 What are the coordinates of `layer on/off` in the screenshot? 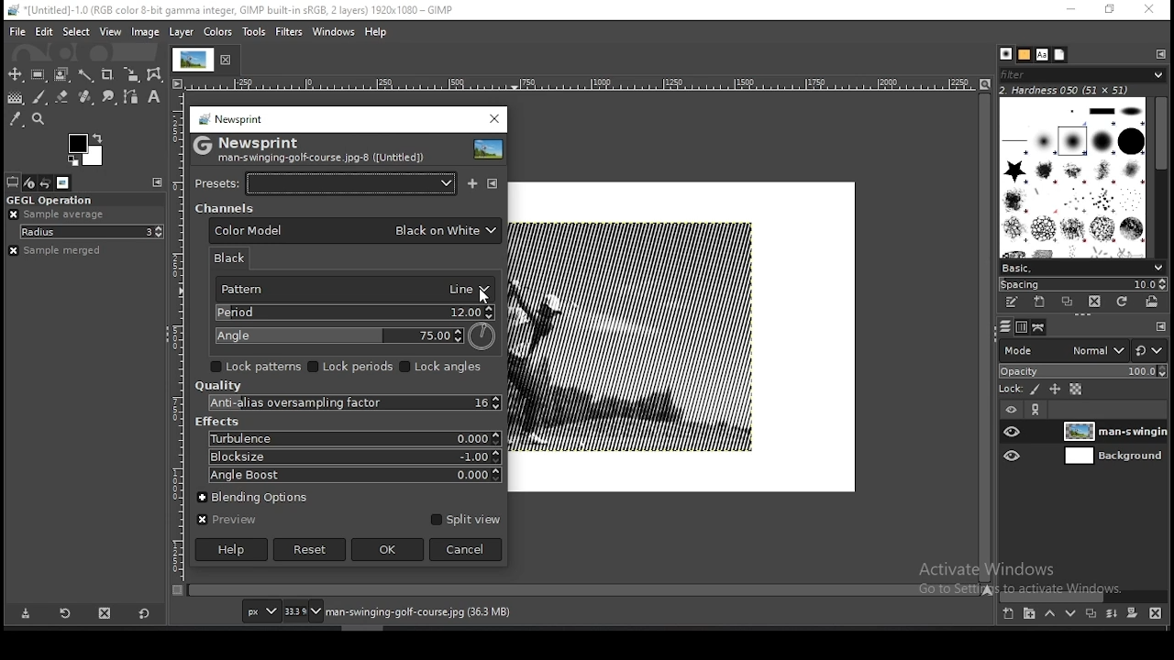 It's located at (1012, 408).